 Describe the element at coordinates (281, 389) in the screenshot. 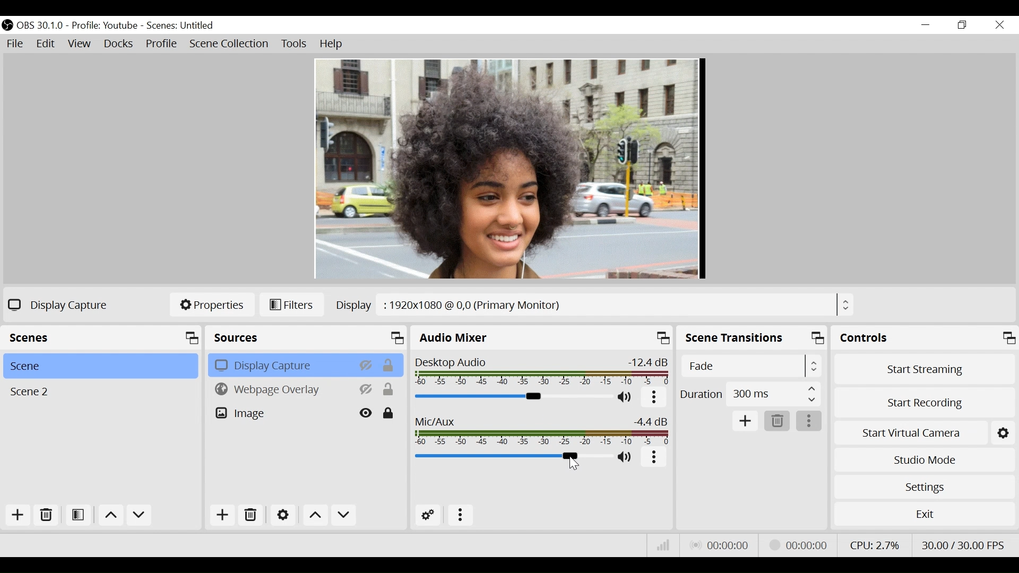

I see `Browser Source` at that location.